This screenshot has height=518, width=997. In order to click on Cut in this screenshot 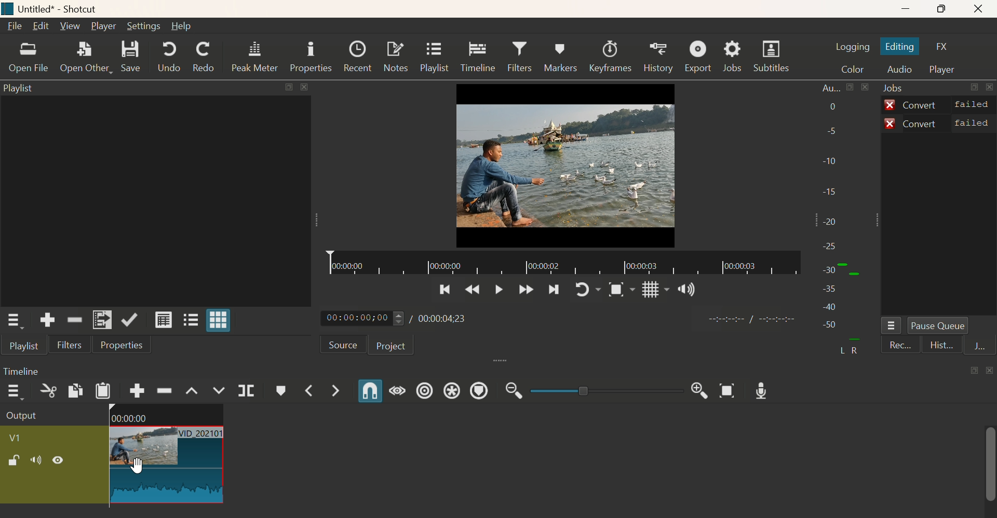, I will do `click(47, 394)`.